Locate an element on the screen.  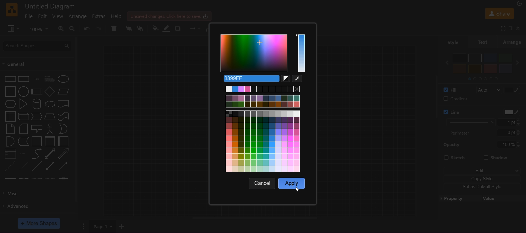
edit is located at coordinates (482, 169).